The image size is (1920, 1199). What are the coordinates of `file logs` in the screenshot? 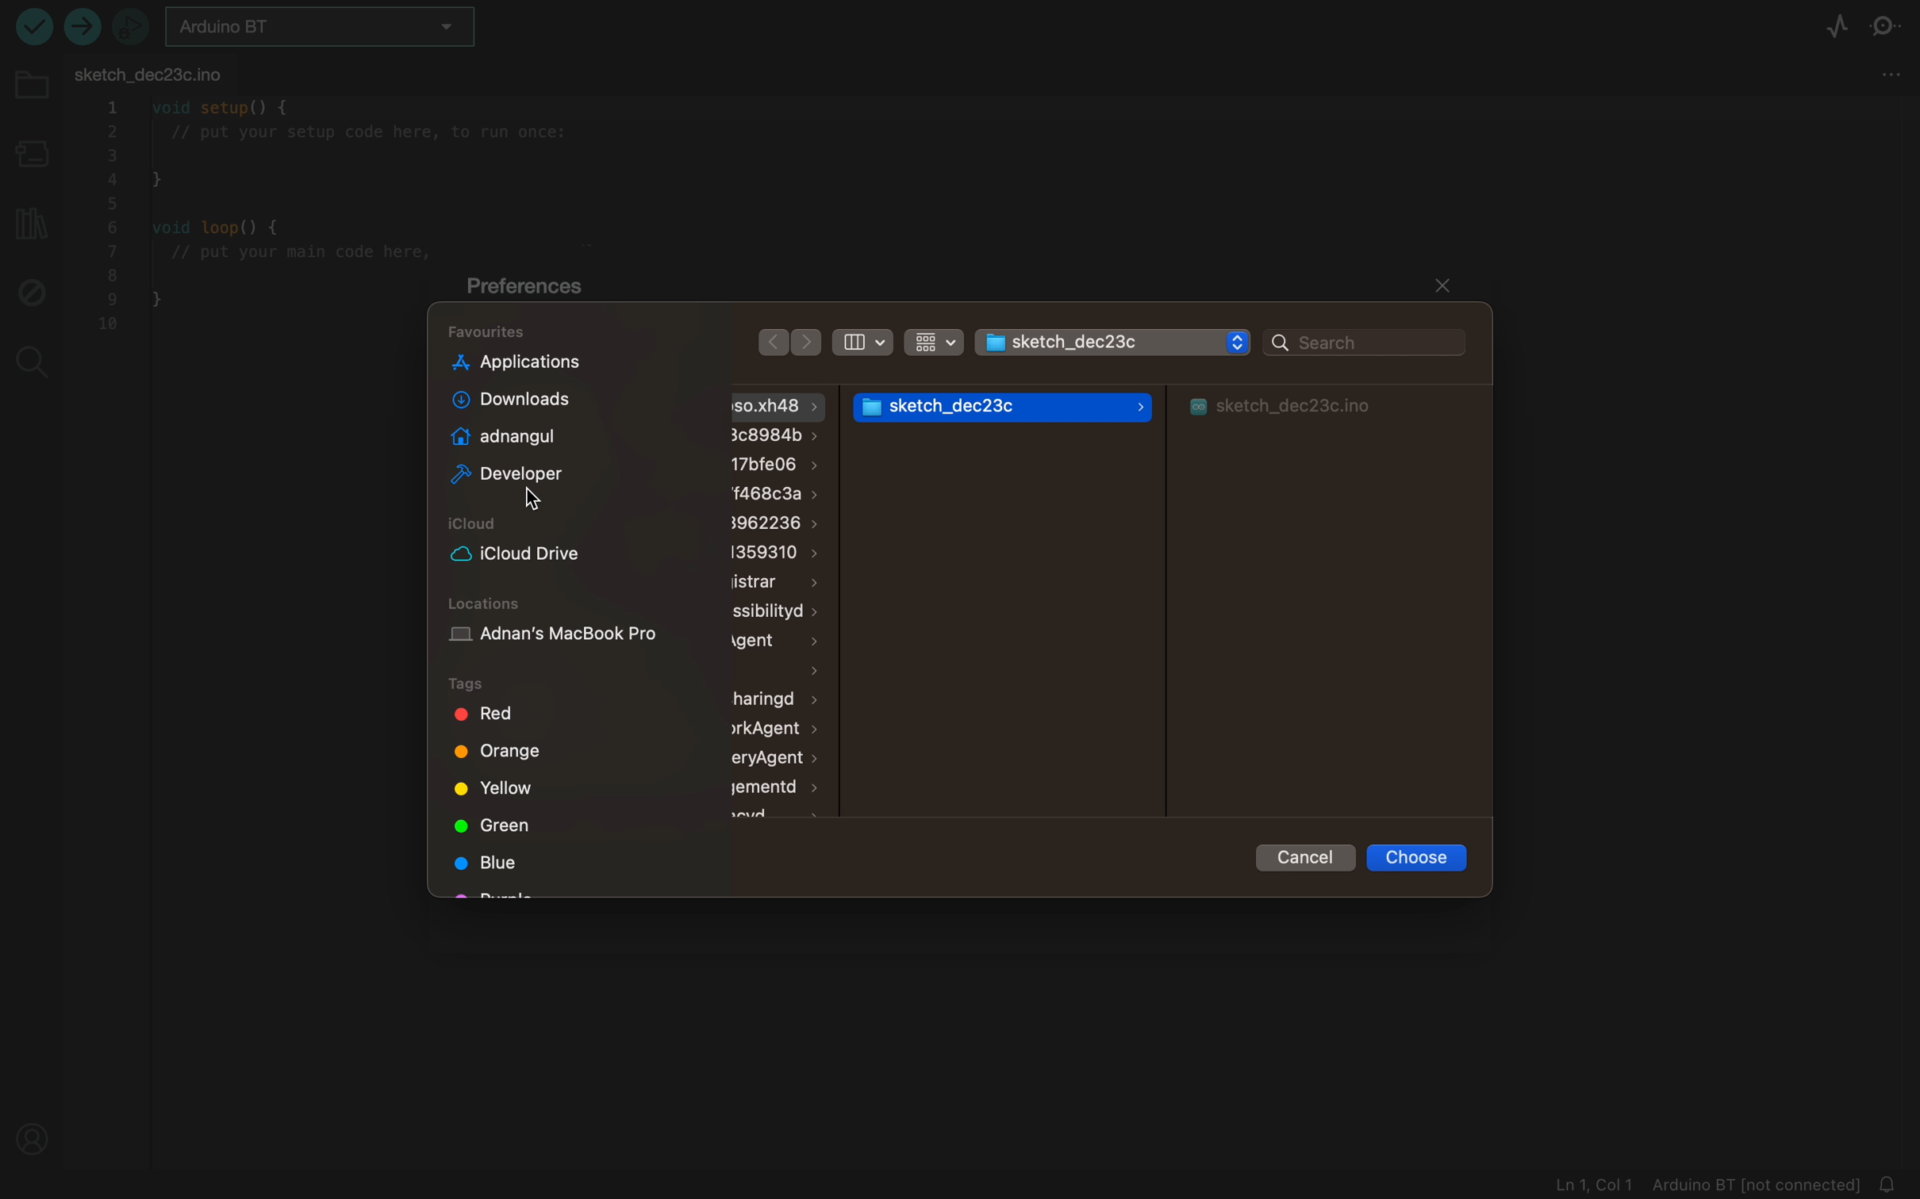 It's located at (1707, 1184).